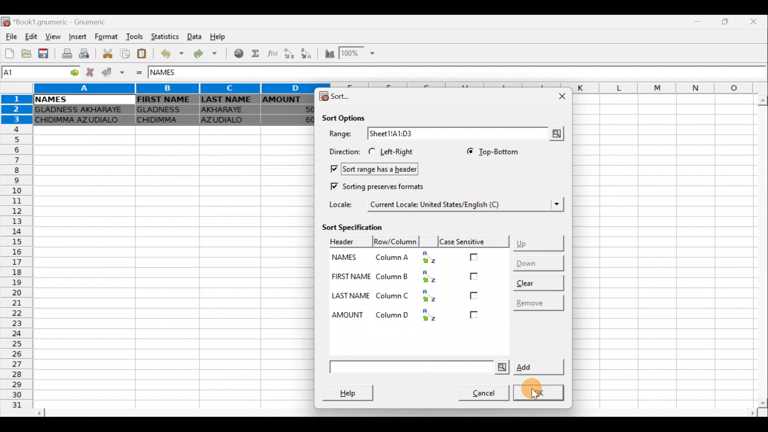 The height and width of the screenshot is (432, 768). What do you see at coordinates (413, 278) in the screenshot?
I see `Column B` at bounding box center [413, 278].